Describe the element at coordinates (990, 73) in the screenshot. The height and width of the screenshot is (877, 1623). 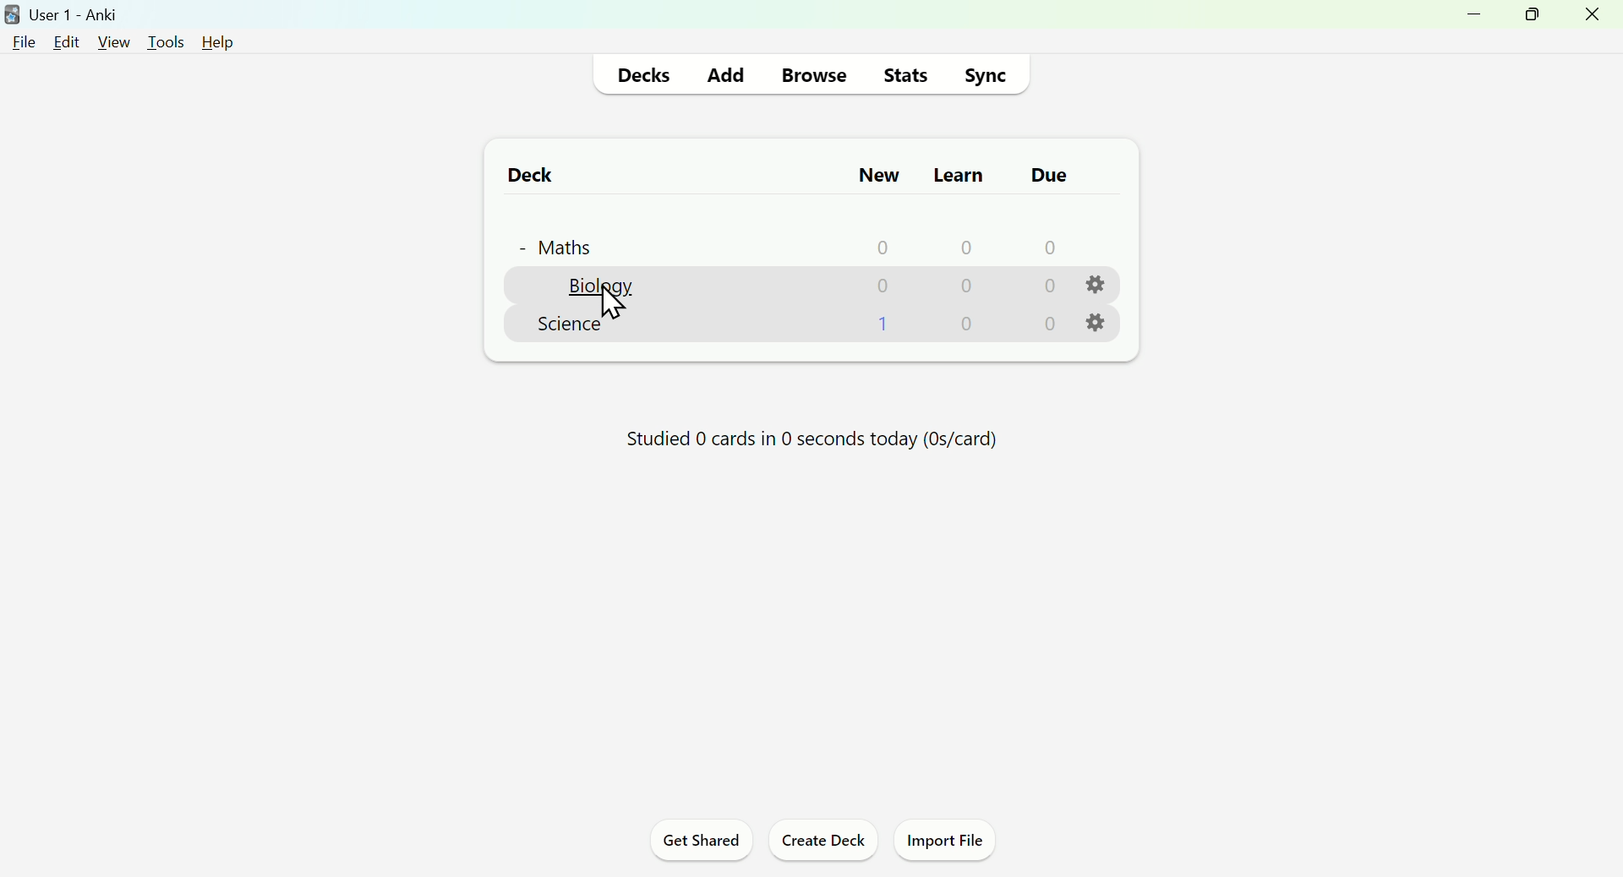
I see `Sync` at that location.